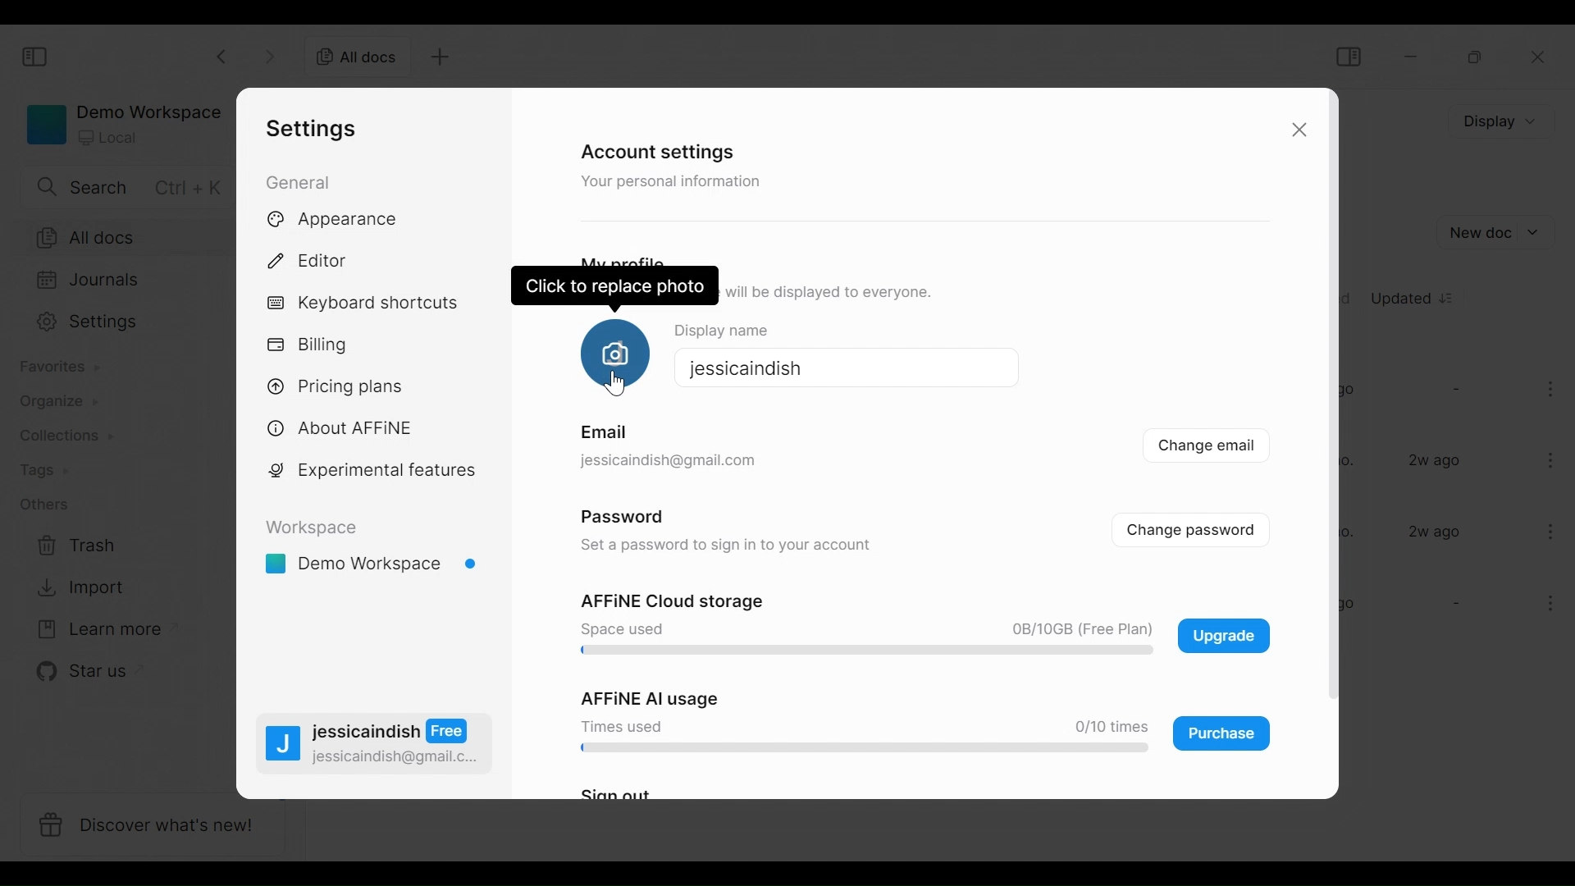  What do you see at coordinates (1413, 56) in the screenshot?
I see `minimize` at bounding box center [1413, 56].